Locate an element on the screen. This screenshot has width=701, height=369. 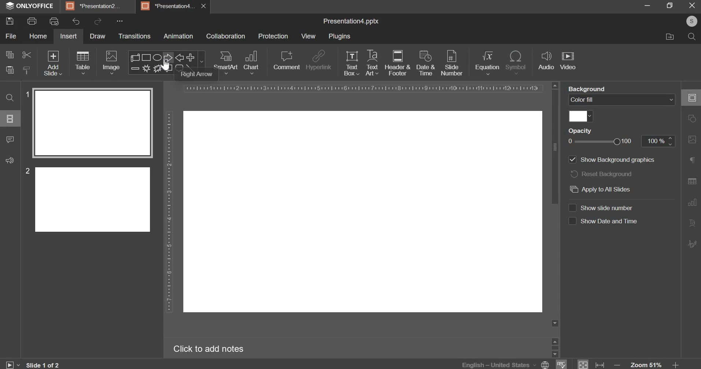
redo is located at coordinates (98, 21).